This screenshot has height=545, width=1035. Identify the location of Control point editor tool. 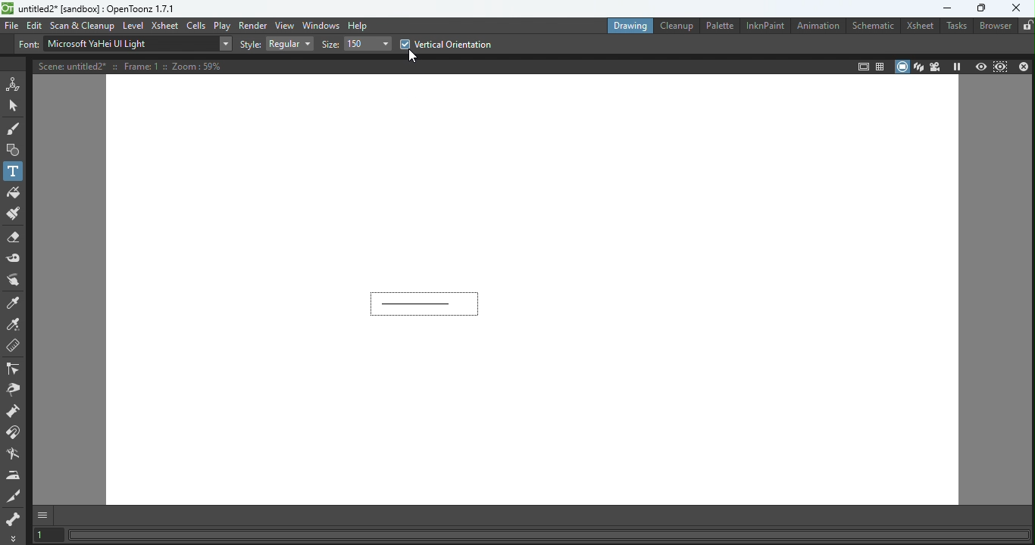
(13, 367).